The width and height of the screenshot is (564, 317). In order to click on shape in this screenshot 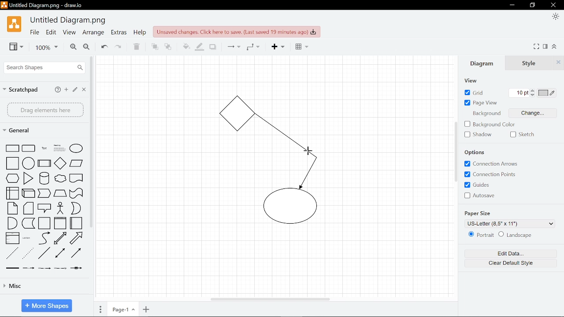, I will do `click(62, 180)`.